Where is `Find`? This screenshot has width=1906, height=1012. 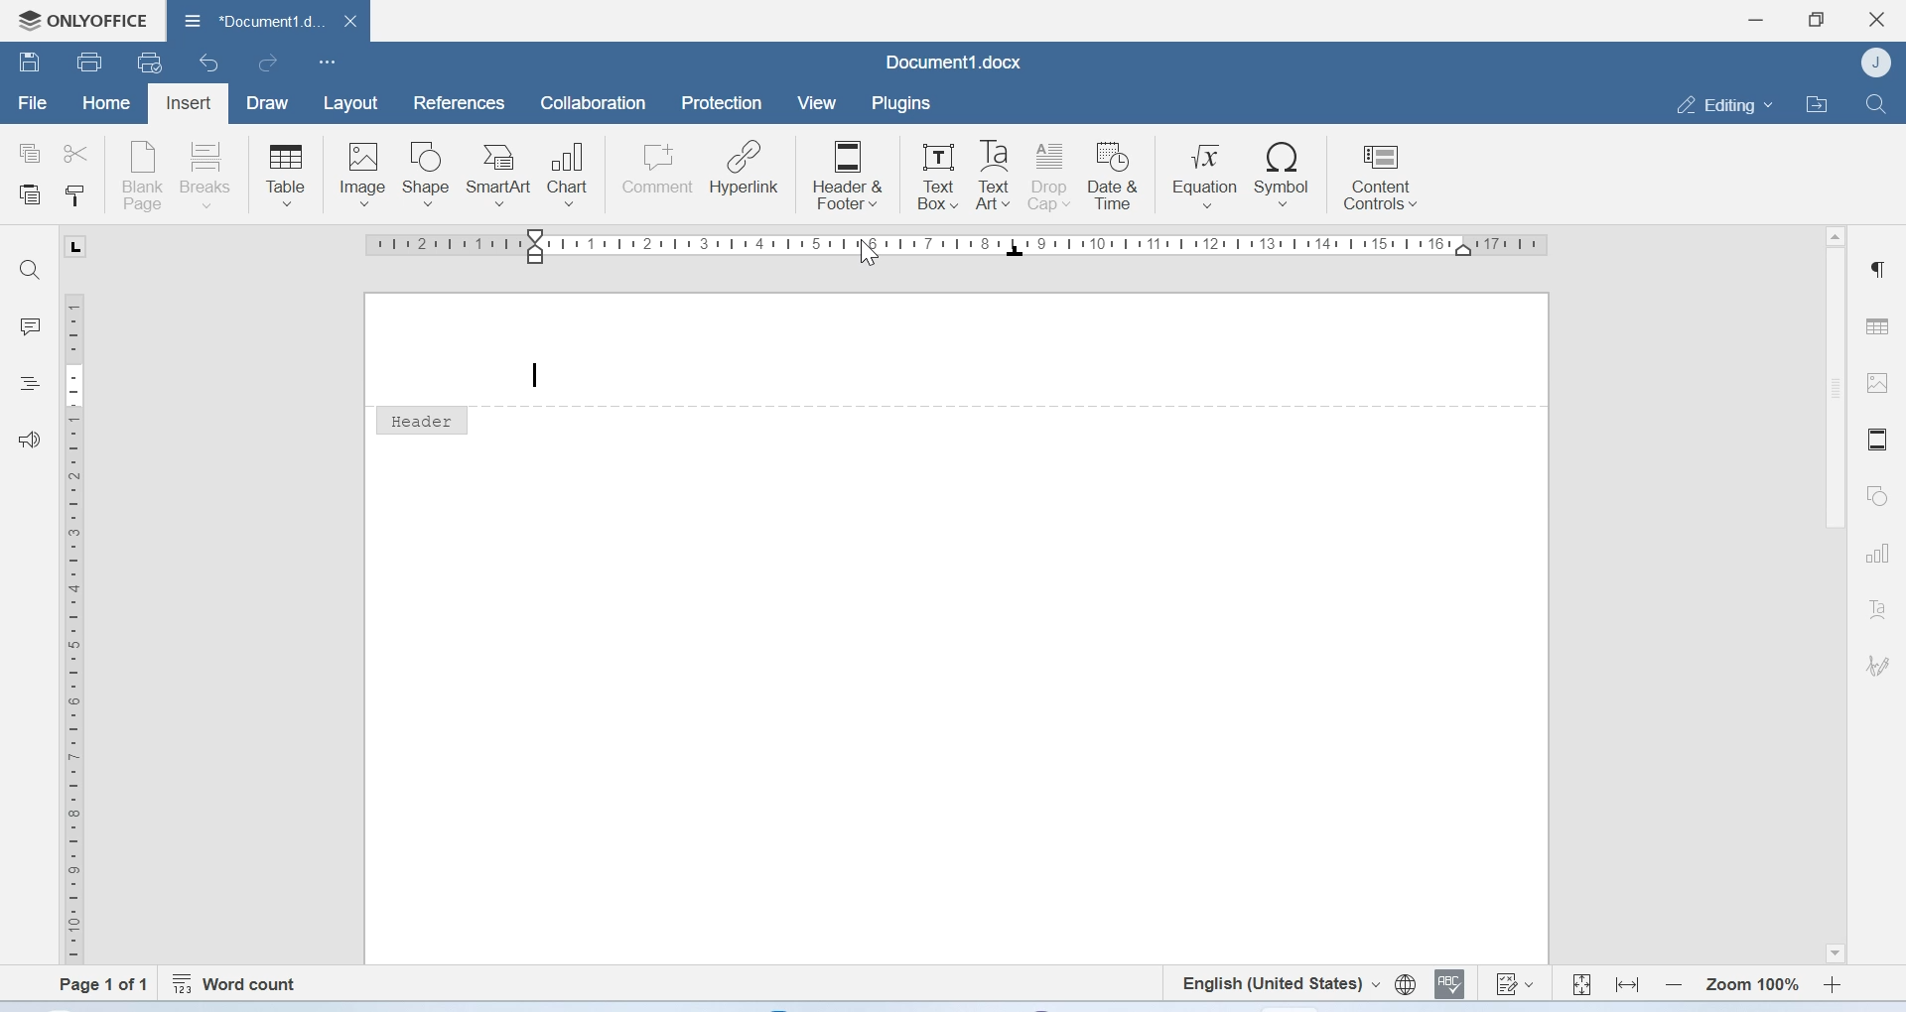
Find is located at coordinates (35, 270).